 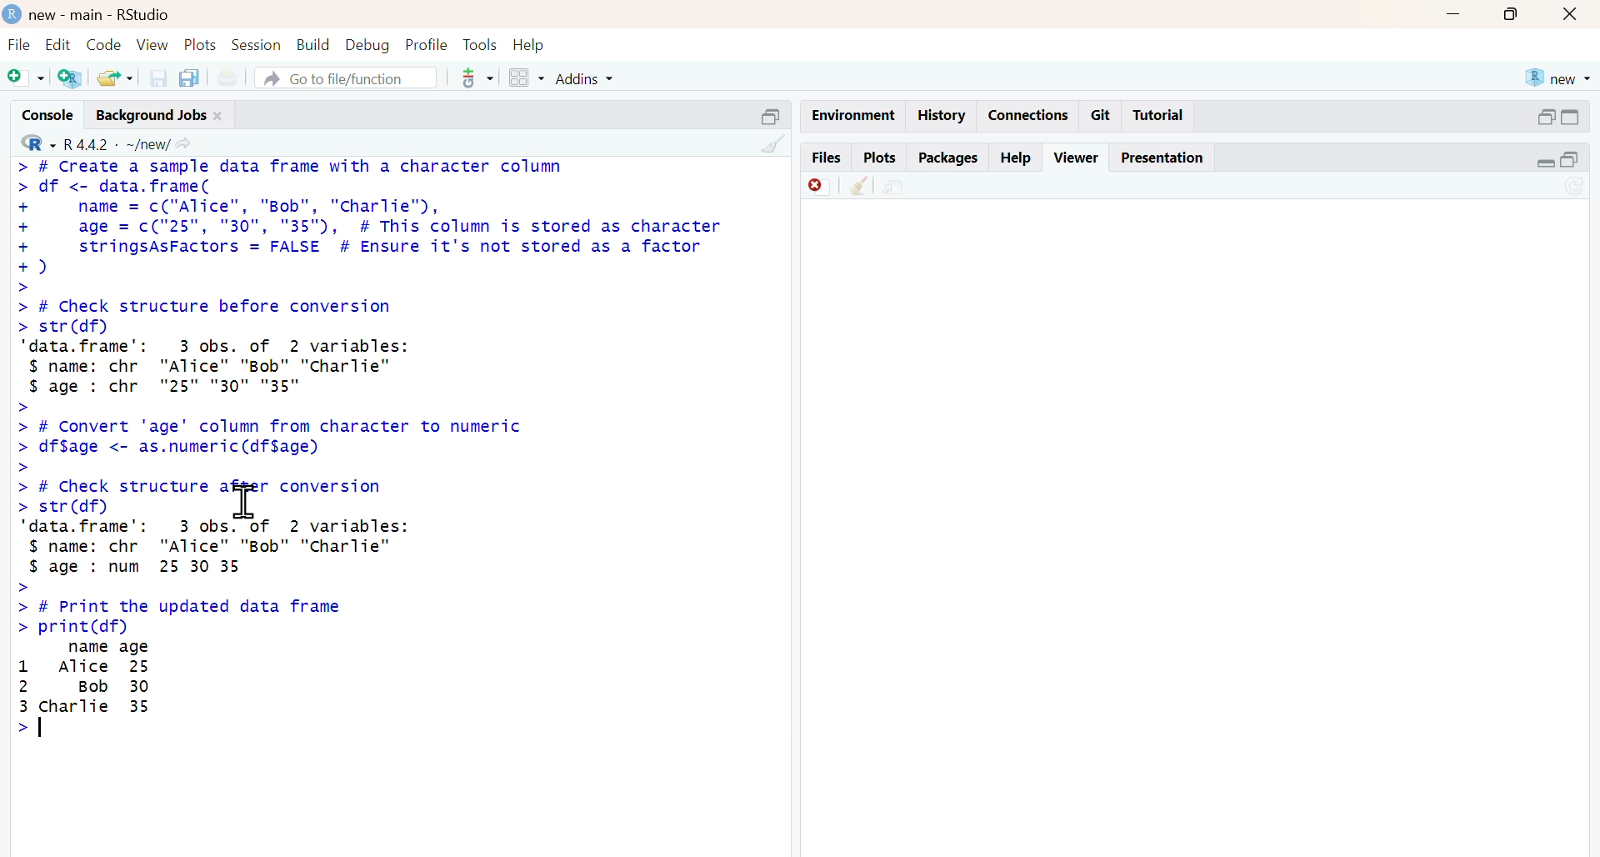 What do you see at coordinates (950, 159) in the screenshot?
I see `packages` at bounding box center [950, 159].